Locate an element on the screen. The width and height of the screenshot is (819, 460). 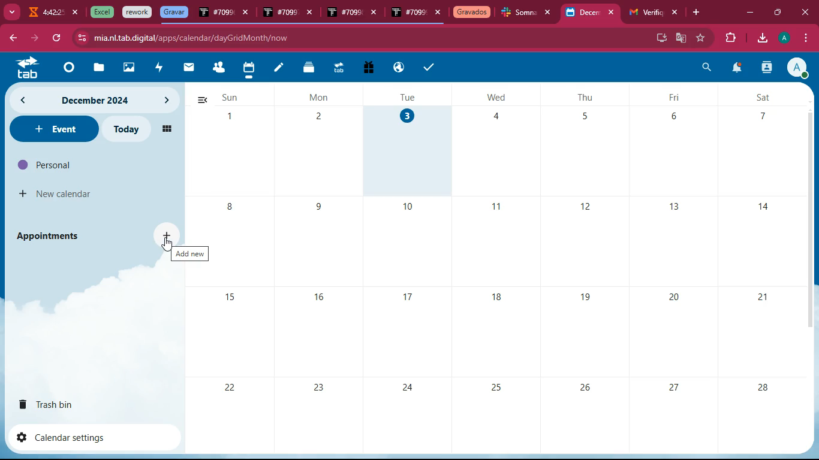
files is located at coordinates (310, 67).